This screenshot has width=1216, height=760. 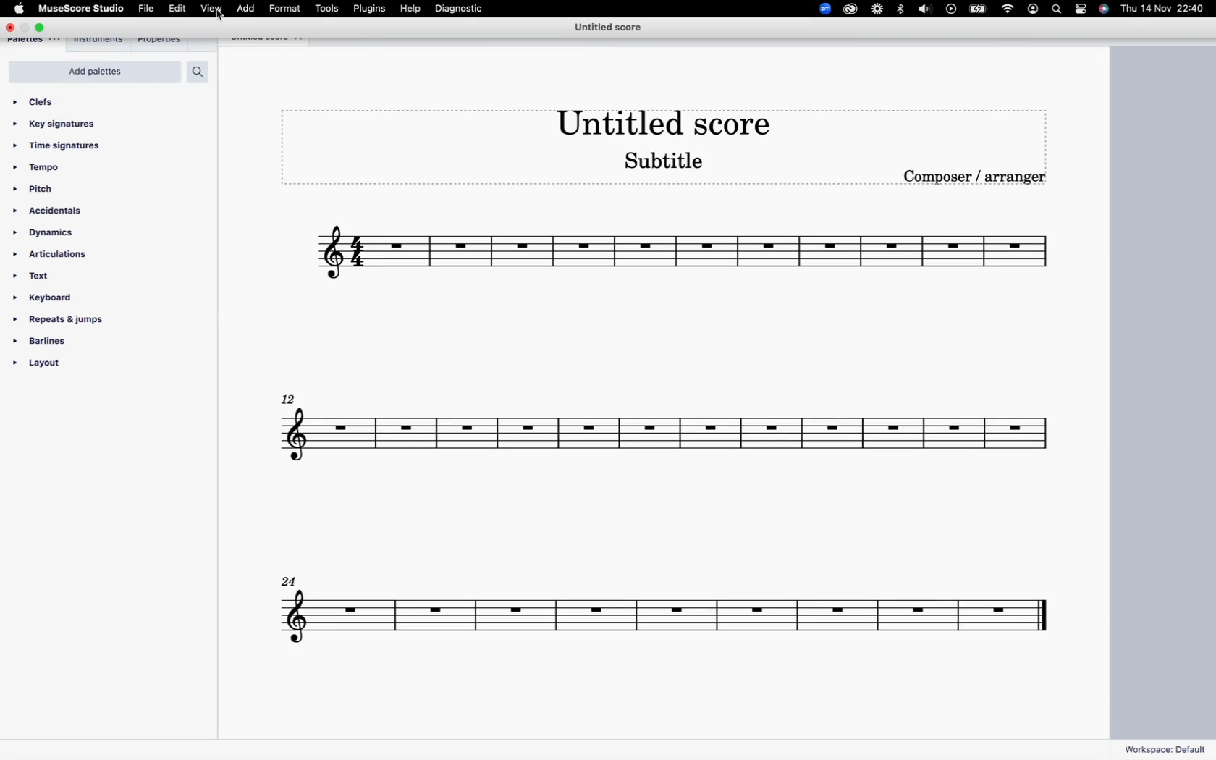 What do you see at coordinates (66, 147) in the screenshot?
I see `time signatures` at bounding box center [66, 147].